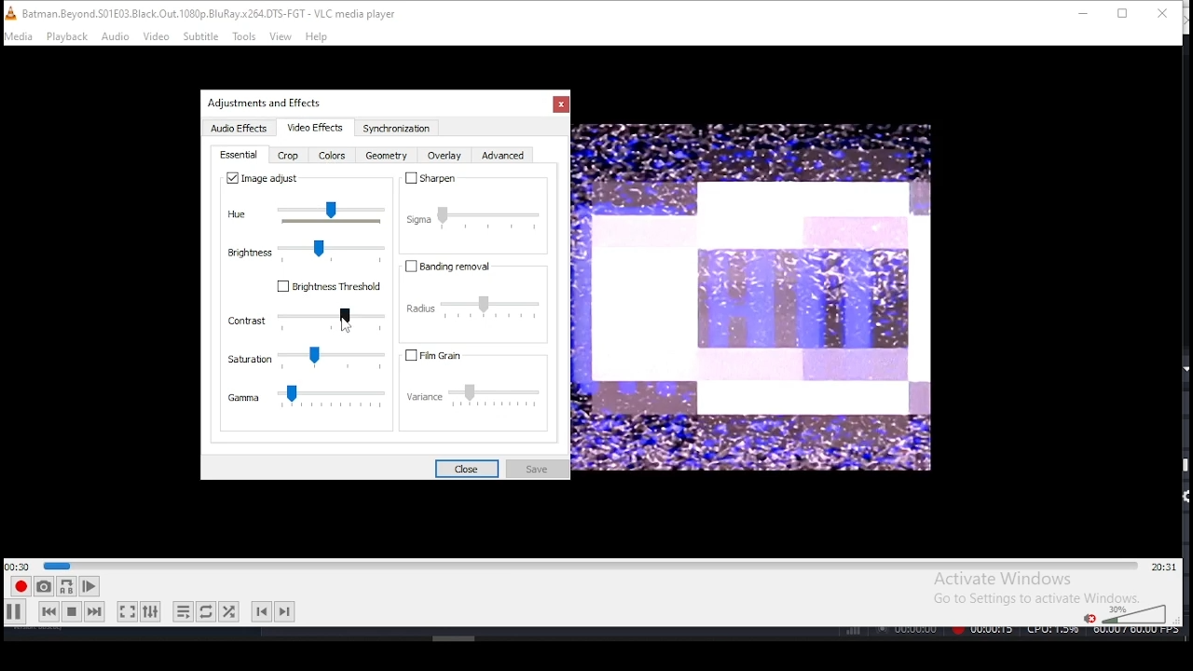 This screenshot has width=1193, height=671. Describe the element at coordinates (41, 589) in the screenshot. I see `take snapshot` at that location.